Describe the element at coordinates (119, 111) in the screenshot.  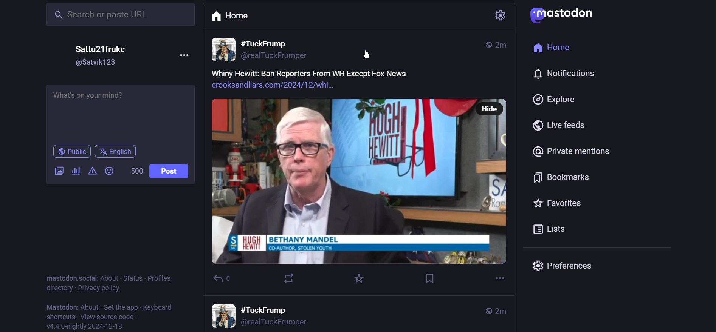
I see `post here` at that location.